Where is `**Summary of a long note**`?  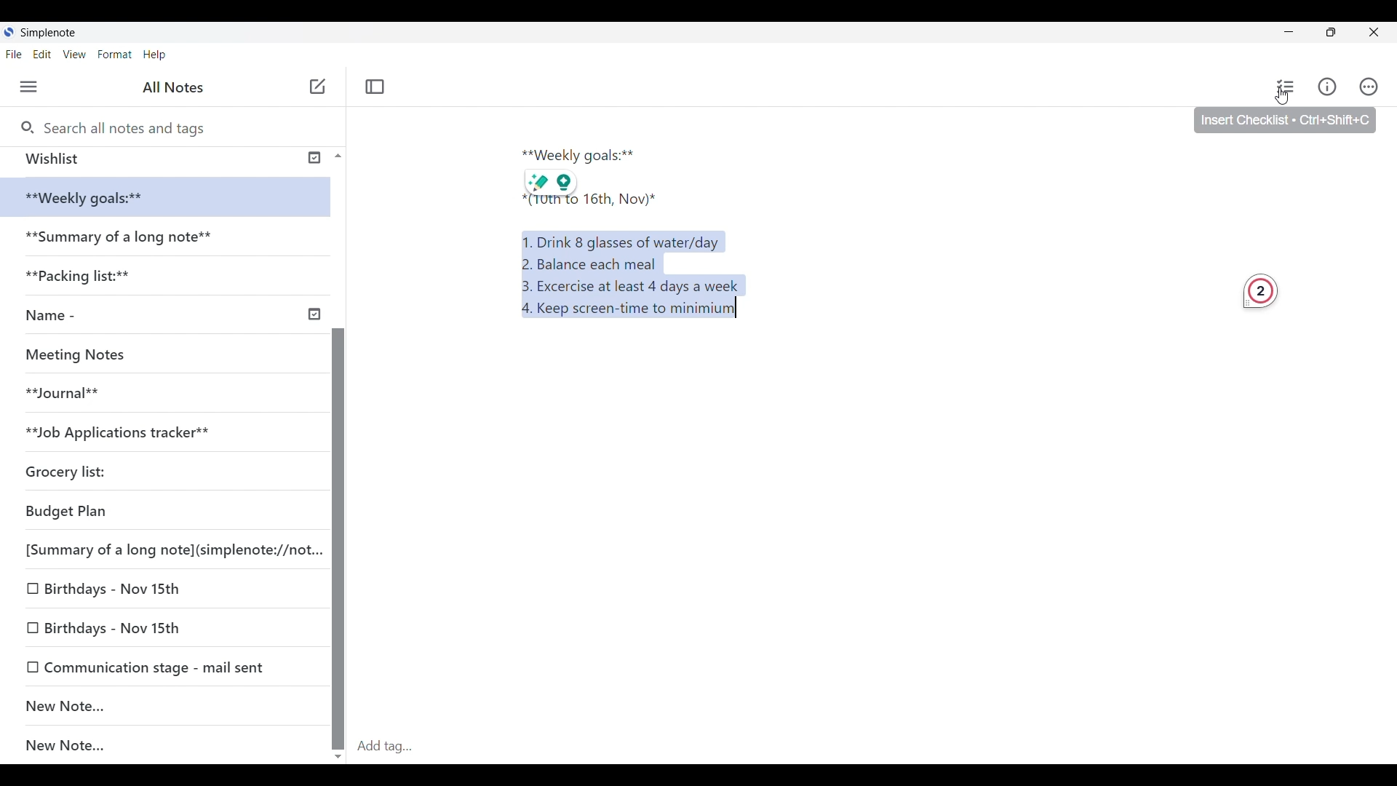
**Summary of a long note** is located at coordinates (123, 239).